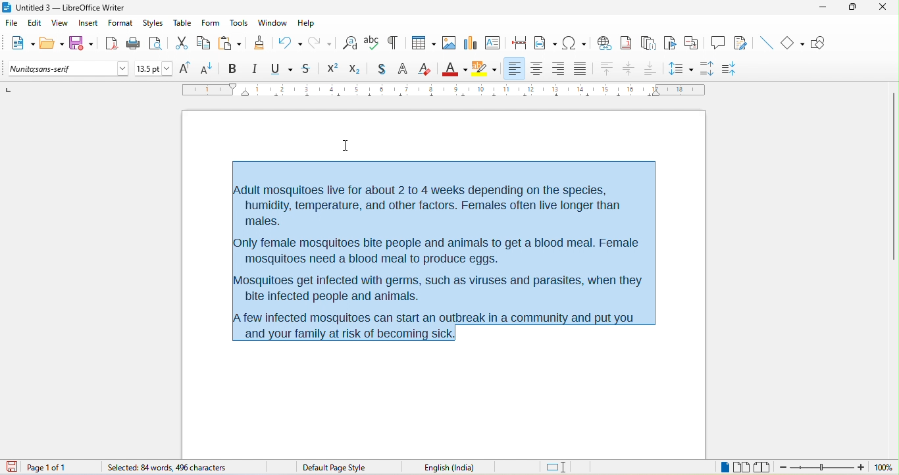 This screenshot has height=475, width=899. What do you see at coordinates (332, 68) in the screenshot?
I see `superscript` at bounding box center [332, 68].